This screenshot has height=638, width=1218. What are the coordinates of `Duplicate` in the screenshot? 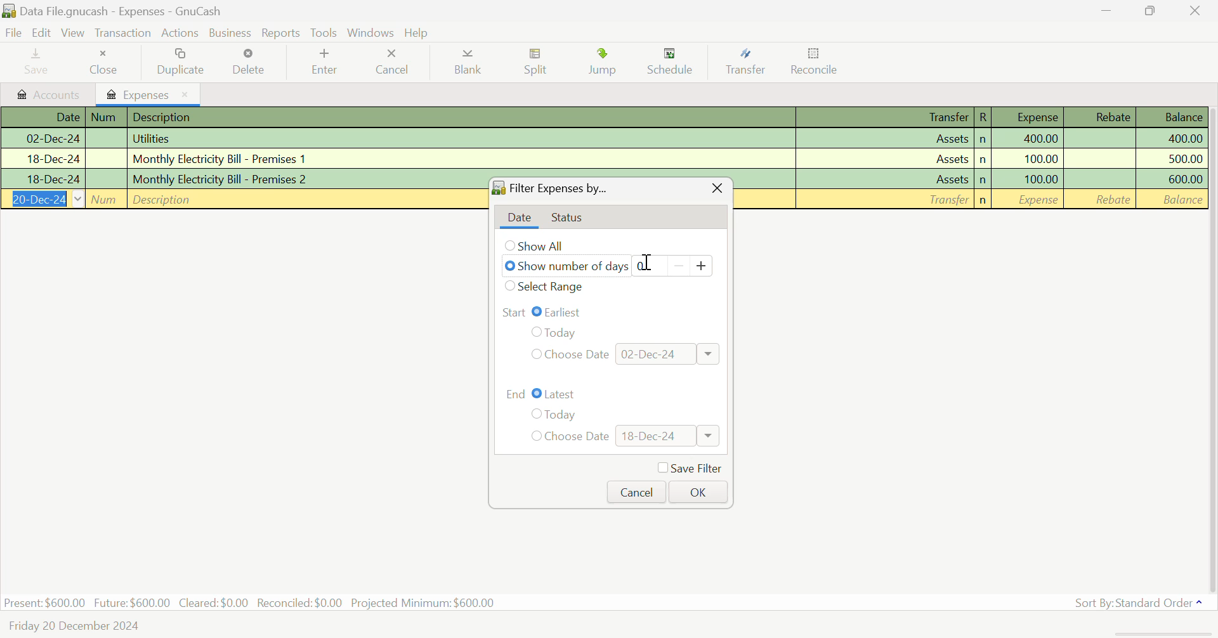 It's located at (180, 61).